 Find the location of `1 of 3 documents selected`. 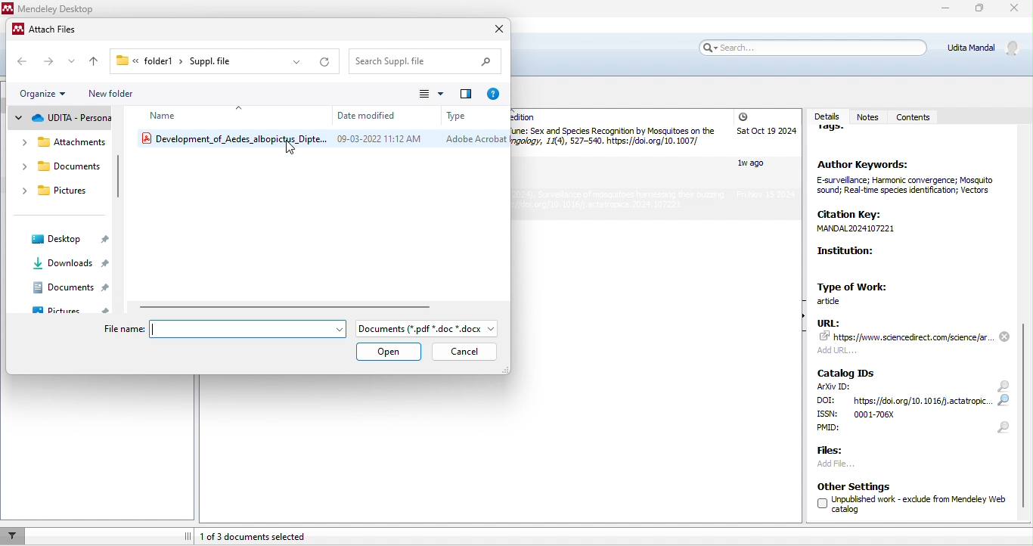

1 of 3 documents selected is located at coordinates (272, 535).